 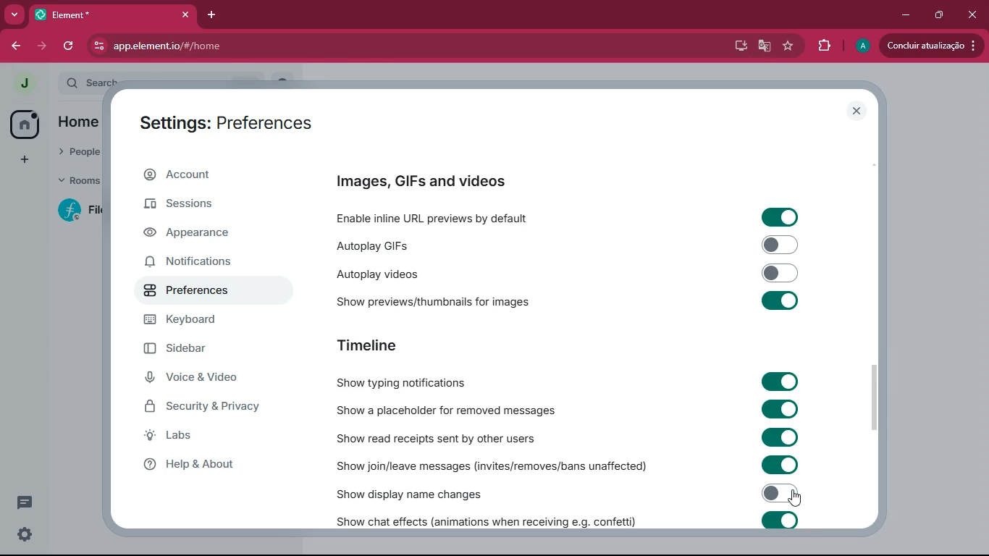 I want to click on toggled off, so click(x=781, y=492).